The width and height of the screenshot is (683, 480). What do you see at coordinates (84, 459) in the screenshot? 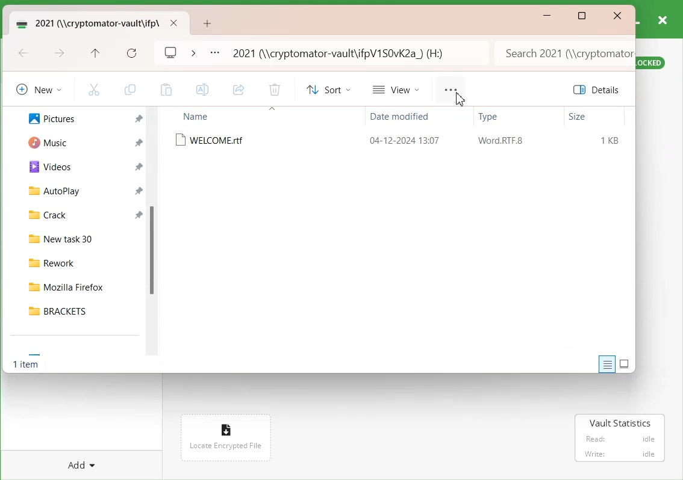
I see `Add` at bounding box center [84, 459].